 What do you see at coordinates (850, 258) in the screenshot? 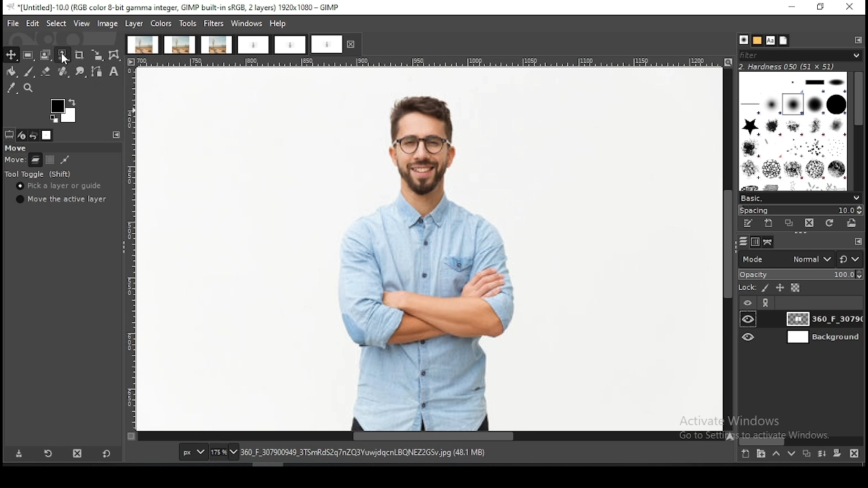
I see `reset` at bounding box center [850, 258].